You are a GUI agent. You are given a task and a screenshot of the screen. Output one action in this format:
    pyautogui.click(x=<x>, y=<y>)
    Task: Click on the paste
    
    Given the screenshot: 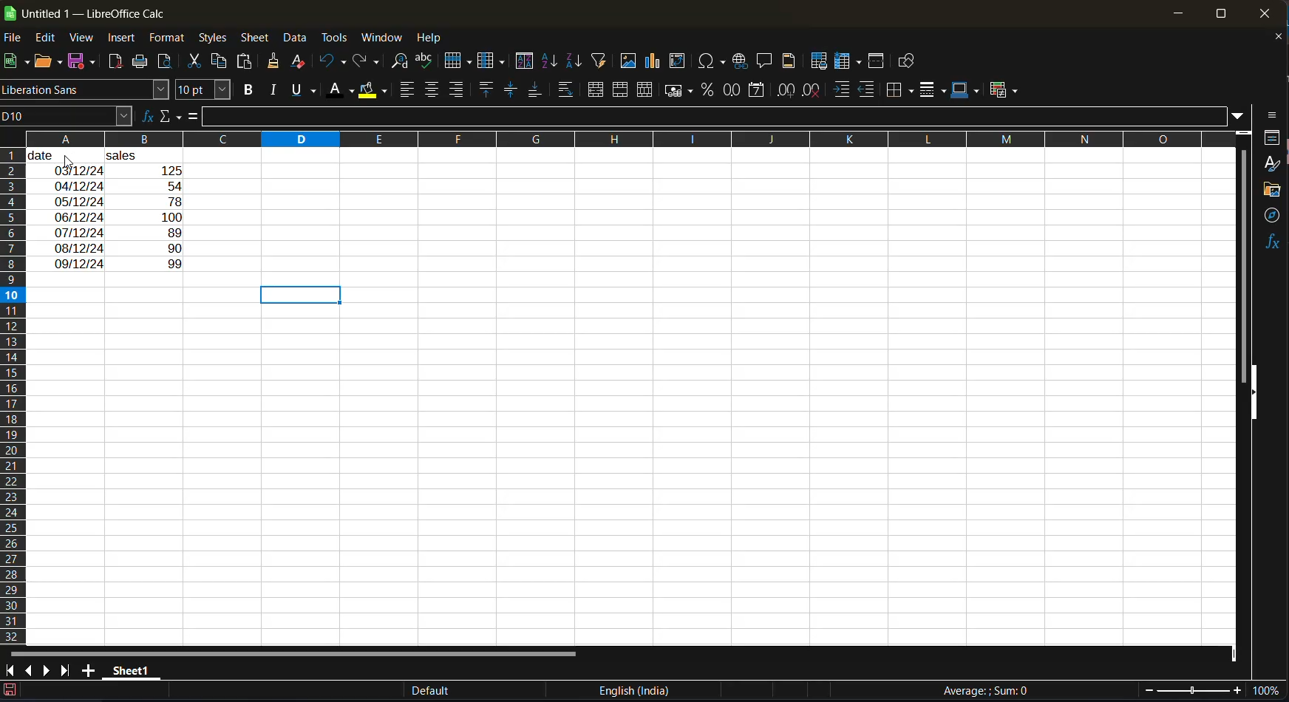 What is the action you would take?
    pyautogui.click(x=247, y=61)
    